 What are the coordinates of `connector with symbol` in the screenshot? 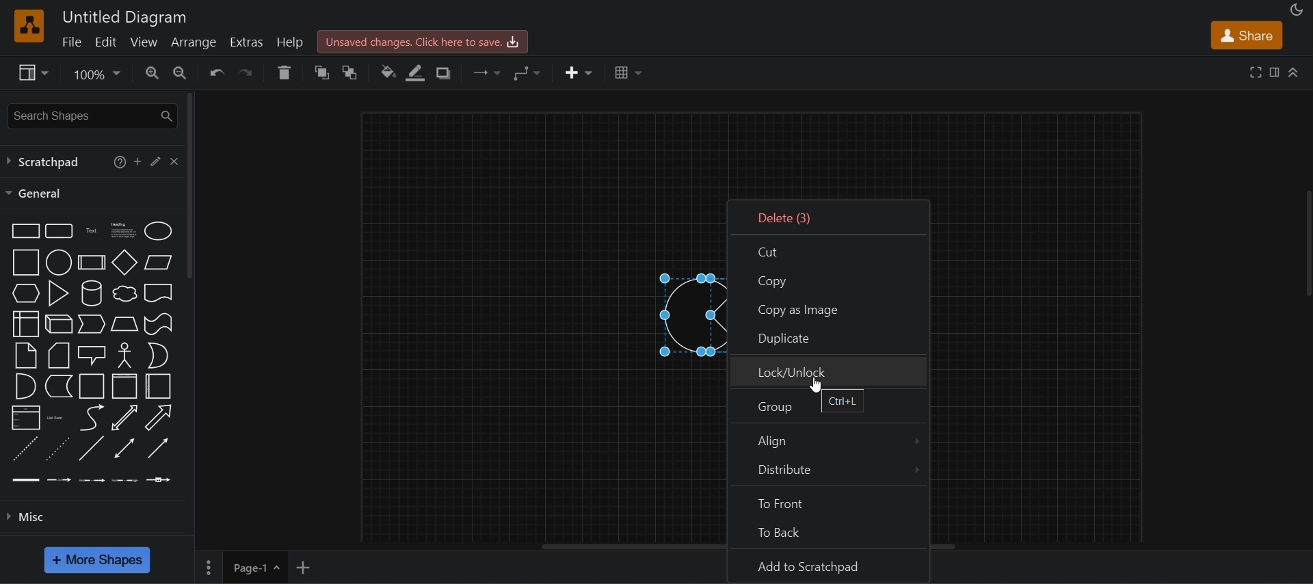 It's located at (159, 478).